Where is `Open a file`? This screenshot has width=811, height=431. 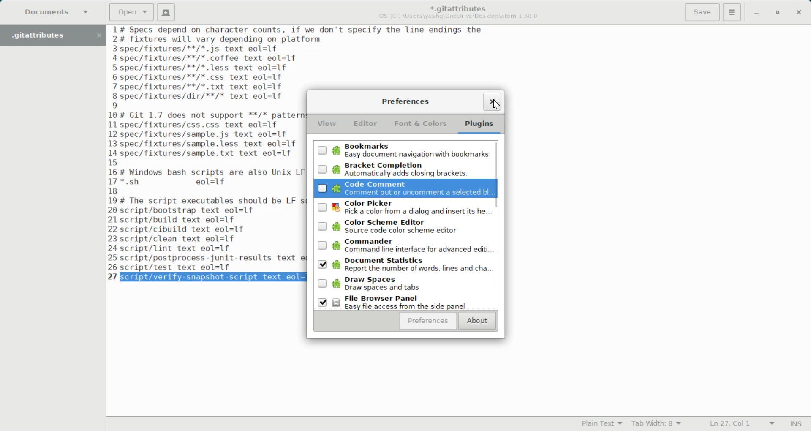
Open a file is located at coordinates (131, 11).